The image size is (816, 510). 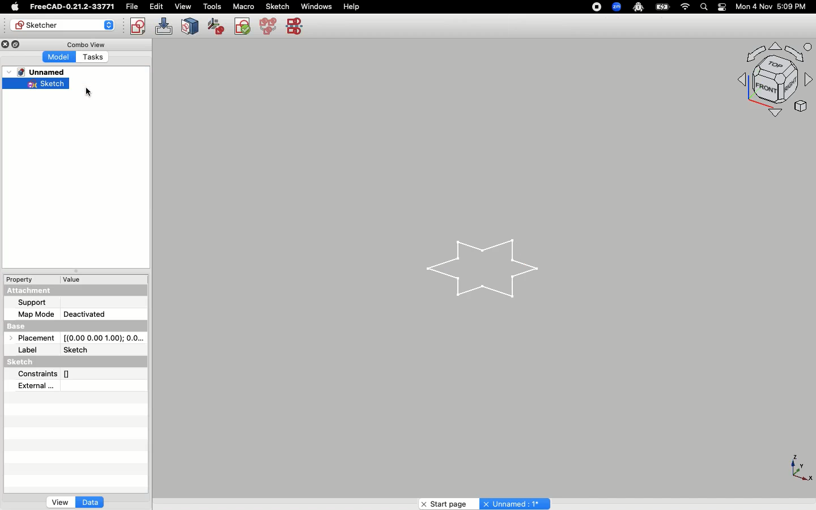 What do you see at coordinates (30, 291) in the screenshot?
I see `Attachment` at bounding box center [30, 291].